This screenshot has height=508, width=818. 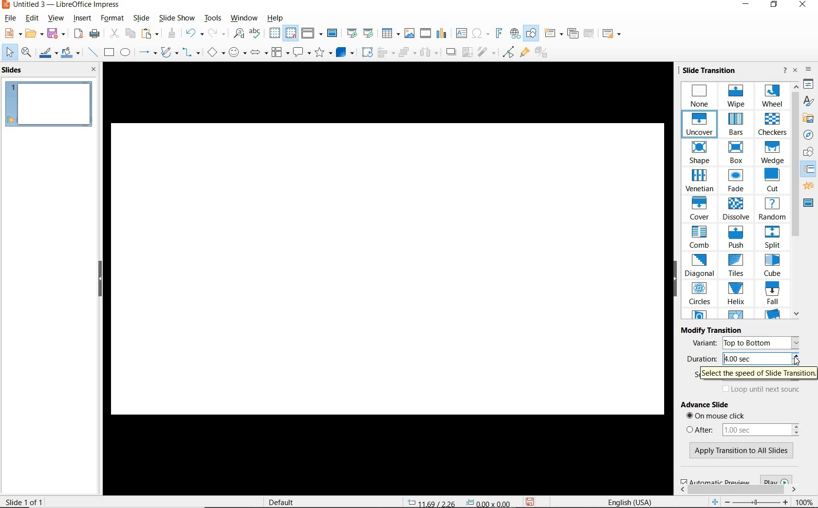 I want to click on TEXT LANGUAGE, so click(x=629, y=501).